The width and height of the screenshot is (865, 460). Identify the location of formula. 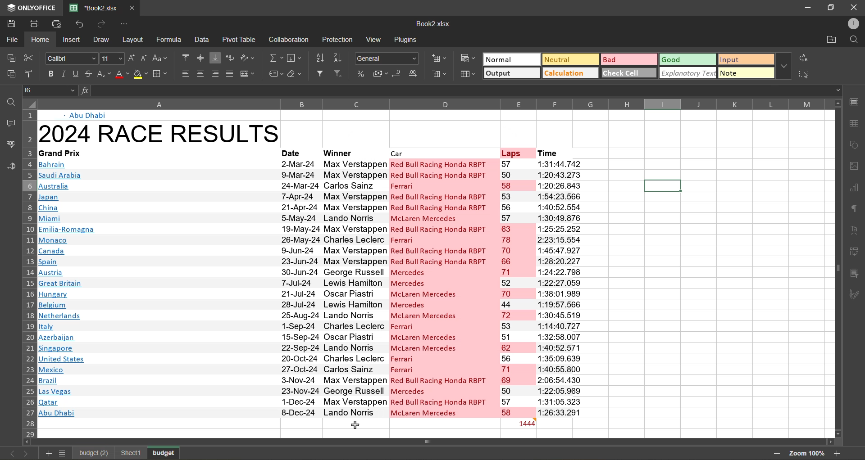
(170, 39).